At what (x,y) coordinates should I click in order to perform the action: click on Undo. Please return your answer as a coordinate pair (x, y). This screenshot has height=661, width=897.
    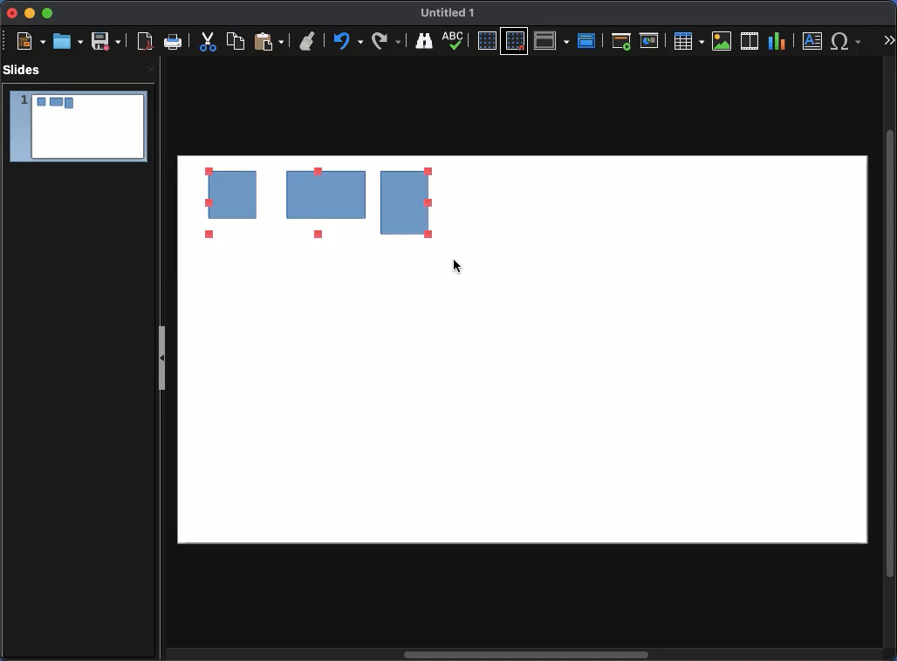
    Looking at the image, I should click on (307, 37).